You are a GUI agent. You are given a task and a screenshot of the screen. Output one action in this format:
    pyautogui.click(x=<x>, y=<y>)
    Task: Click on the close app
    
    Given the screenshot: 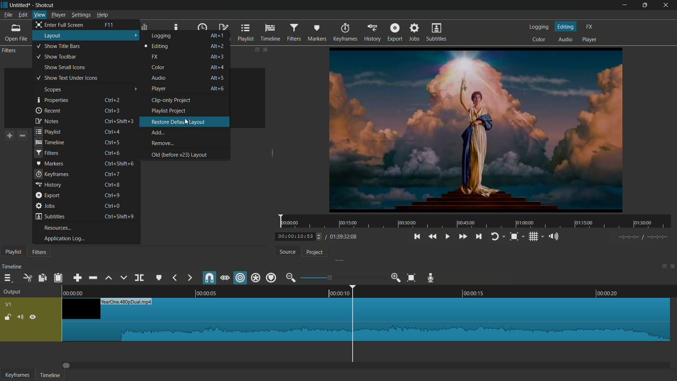 What is the action you would take?
    pyautogui.click(x=667, y=5)
    